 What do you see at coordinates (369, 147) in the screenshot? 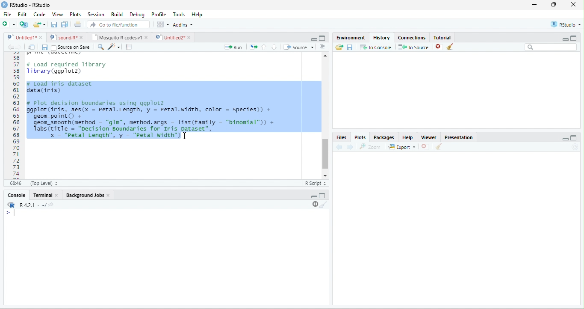
I see `Zoom` at bounding box center [369, 147].